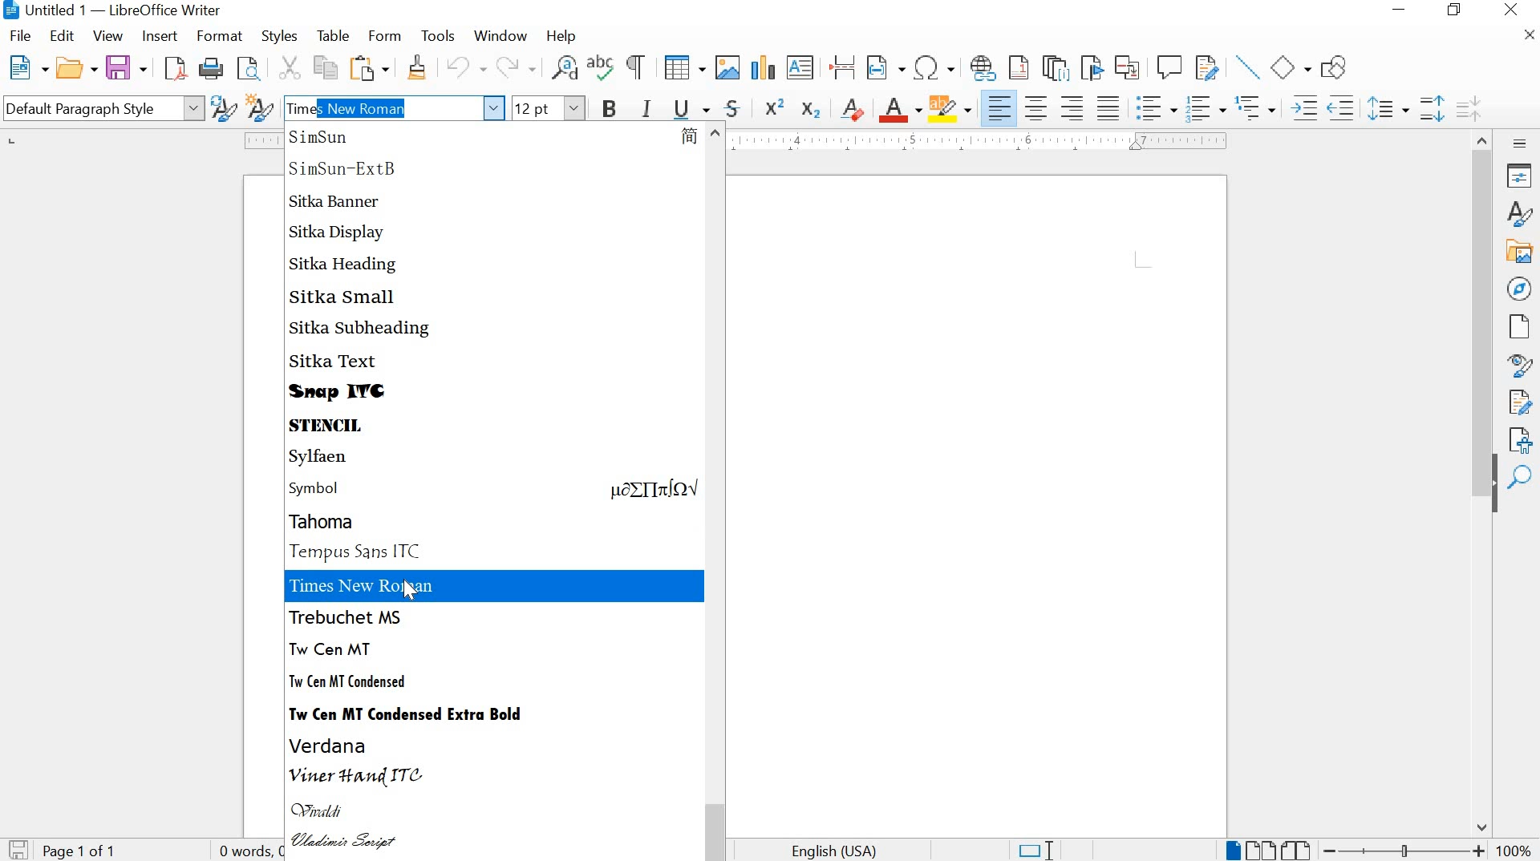 The image size is (1540, 861). What do you see at coordinates (384, 36) in the screenshot?
I see `FORM` at bounding box center [384, 36].